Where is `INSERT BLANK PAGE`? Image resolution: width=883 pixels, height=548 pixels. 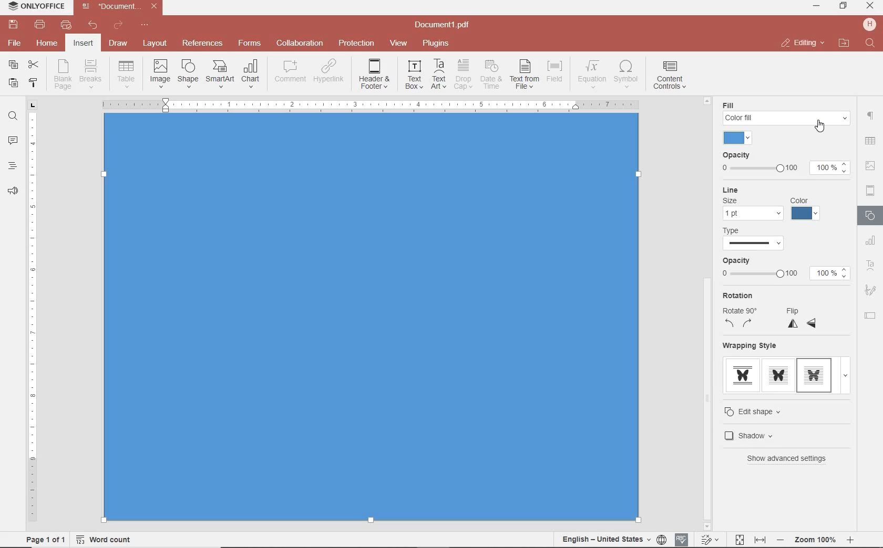 INSERT BLANK PAGE is located at coordinates (63, 74).